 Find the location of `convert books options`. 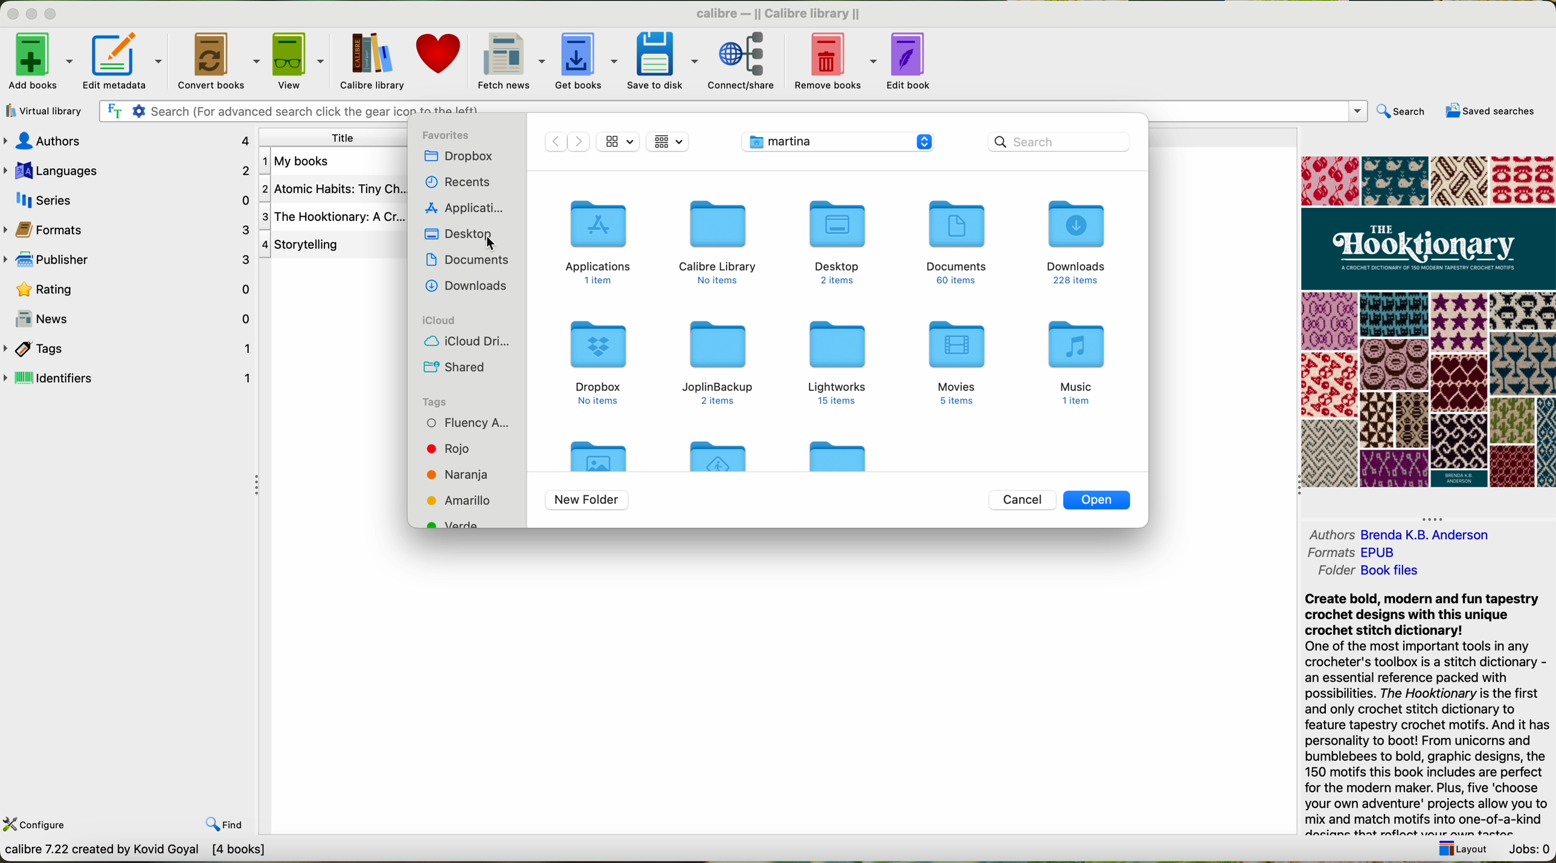

convert books options is located at coordinates (217, 62).